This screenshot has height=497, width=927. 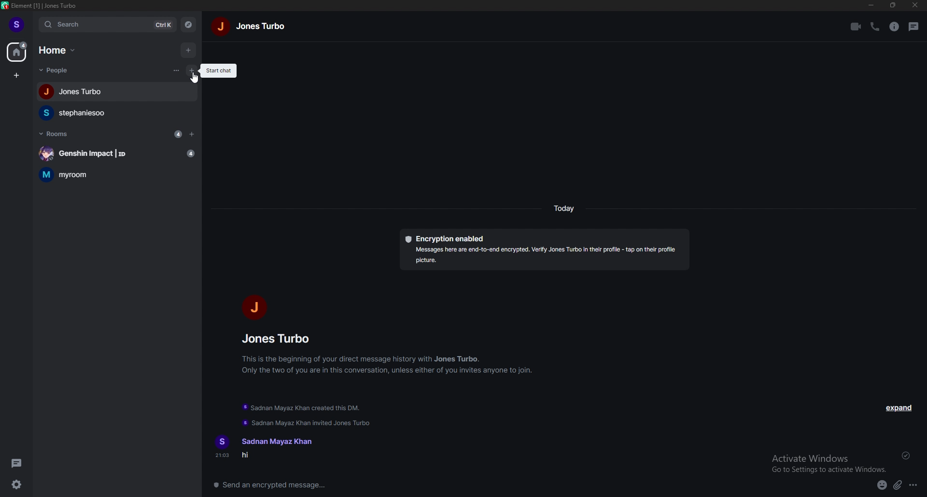 What do you see at coordinates (897, 486) in the screenshot?
I see `attachments` at bounding box center [897, 486].